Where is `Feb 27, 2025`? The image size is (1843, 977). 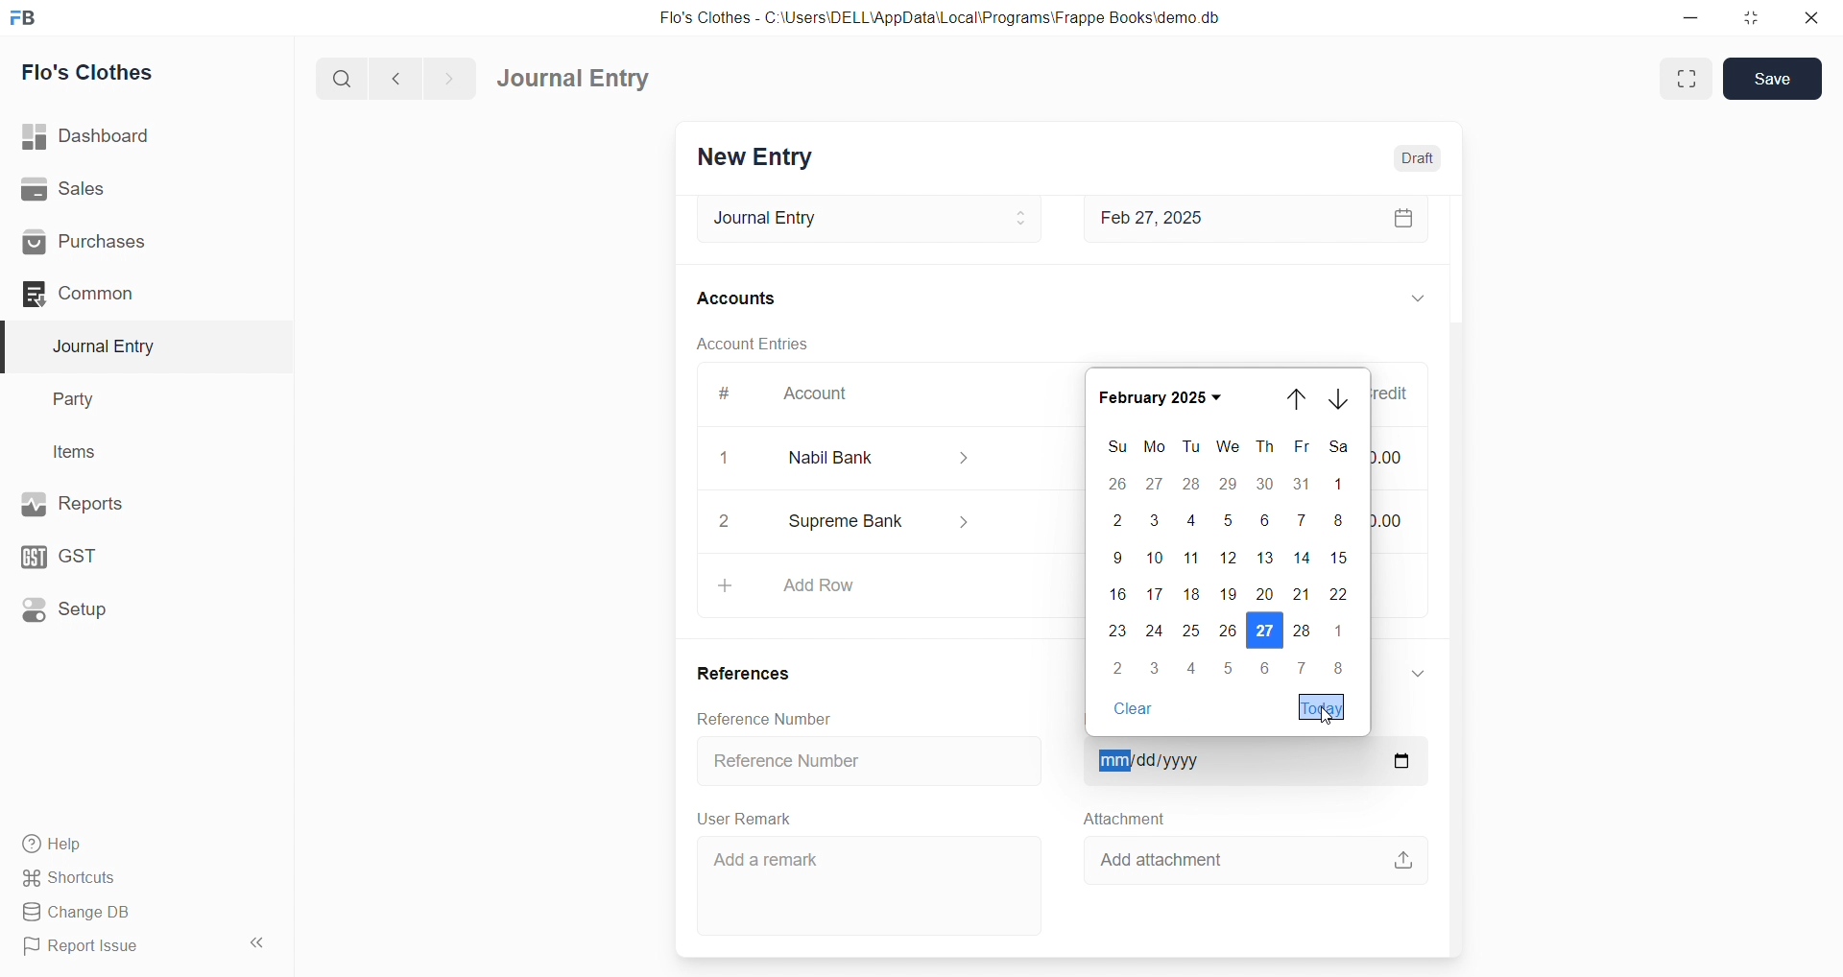
Feb 27, 2025 is located at coordinates (1257, 221).